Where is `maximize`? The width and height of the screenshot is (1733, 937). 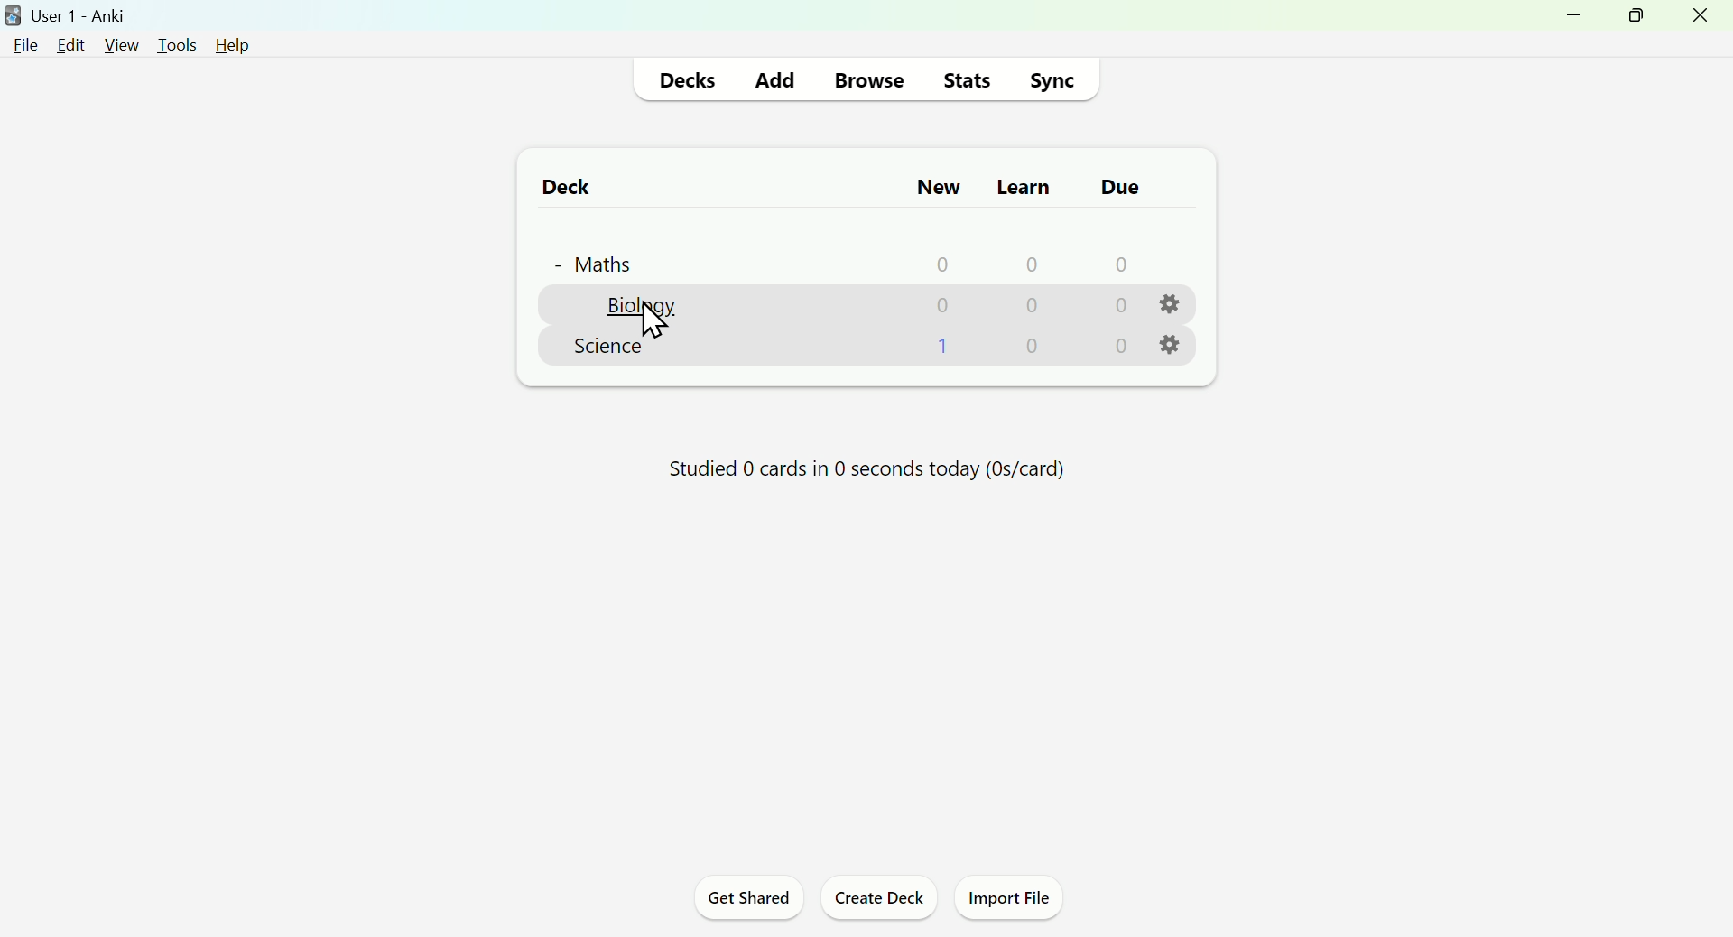
maximize is located at coordinates (1634, 16).